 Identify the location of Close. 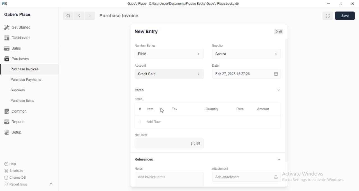
(353, 4).